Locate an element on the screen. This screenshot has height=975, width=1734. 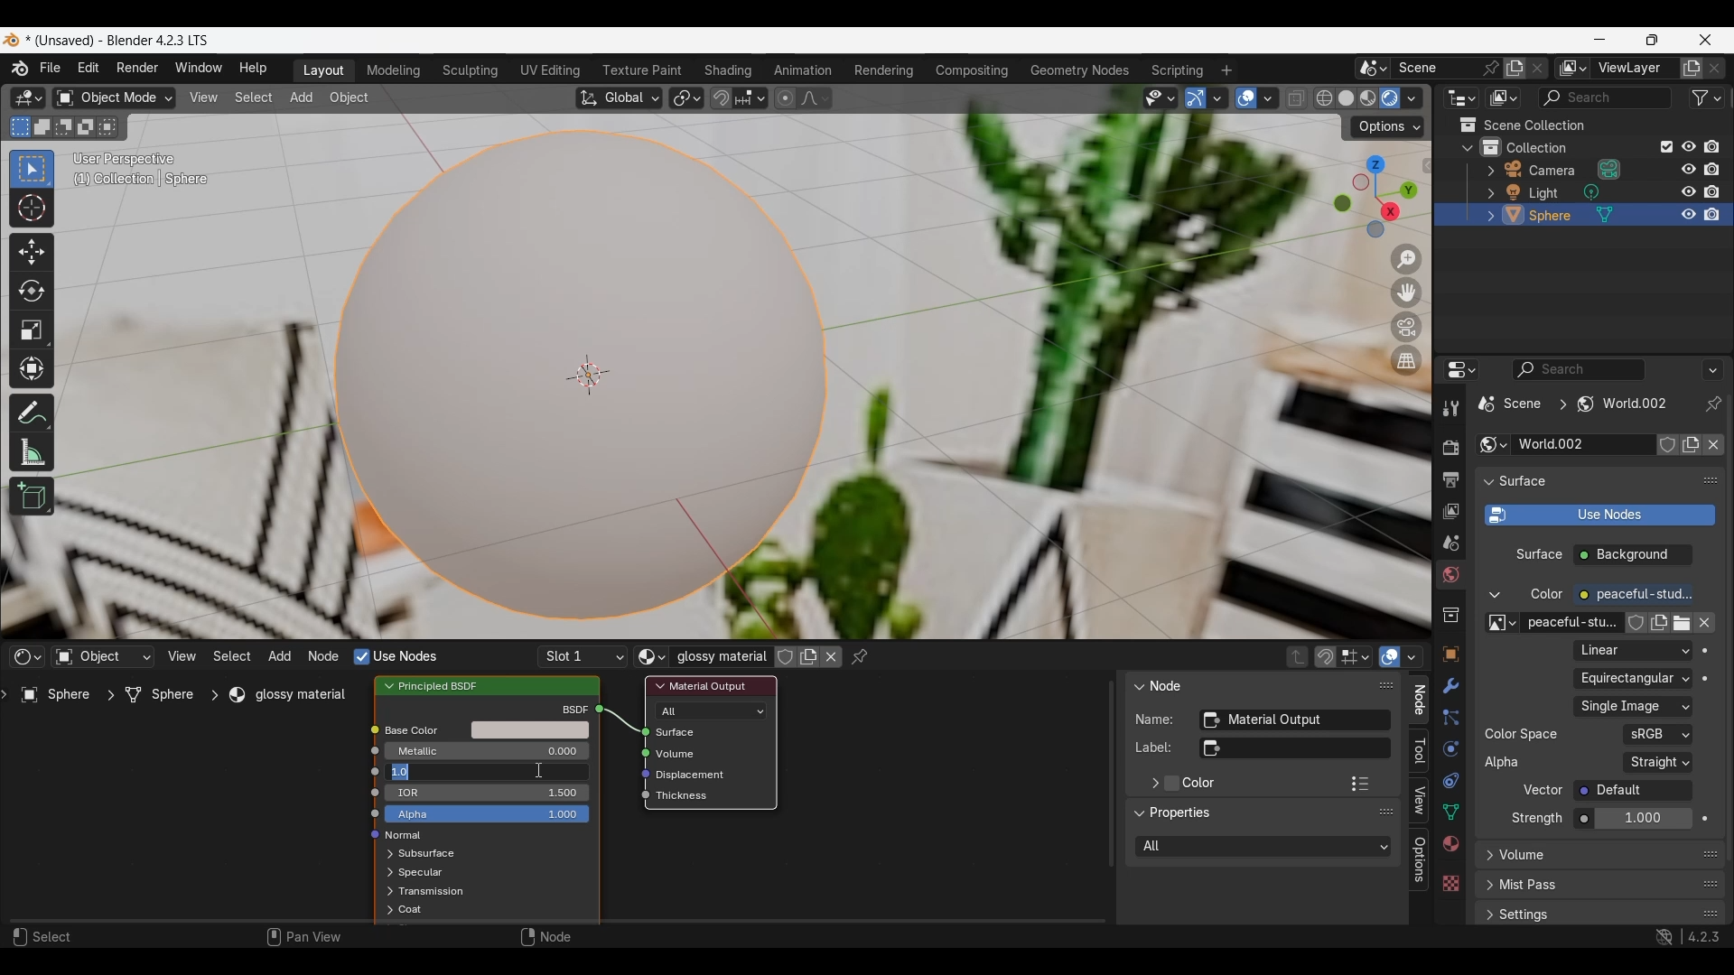
Overlays is located at coordinates (1412, 656).